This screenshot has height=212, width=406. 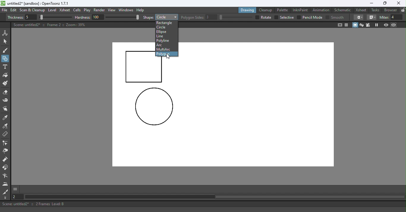 I want to click on Iron tool, so click(x=6, y=184).